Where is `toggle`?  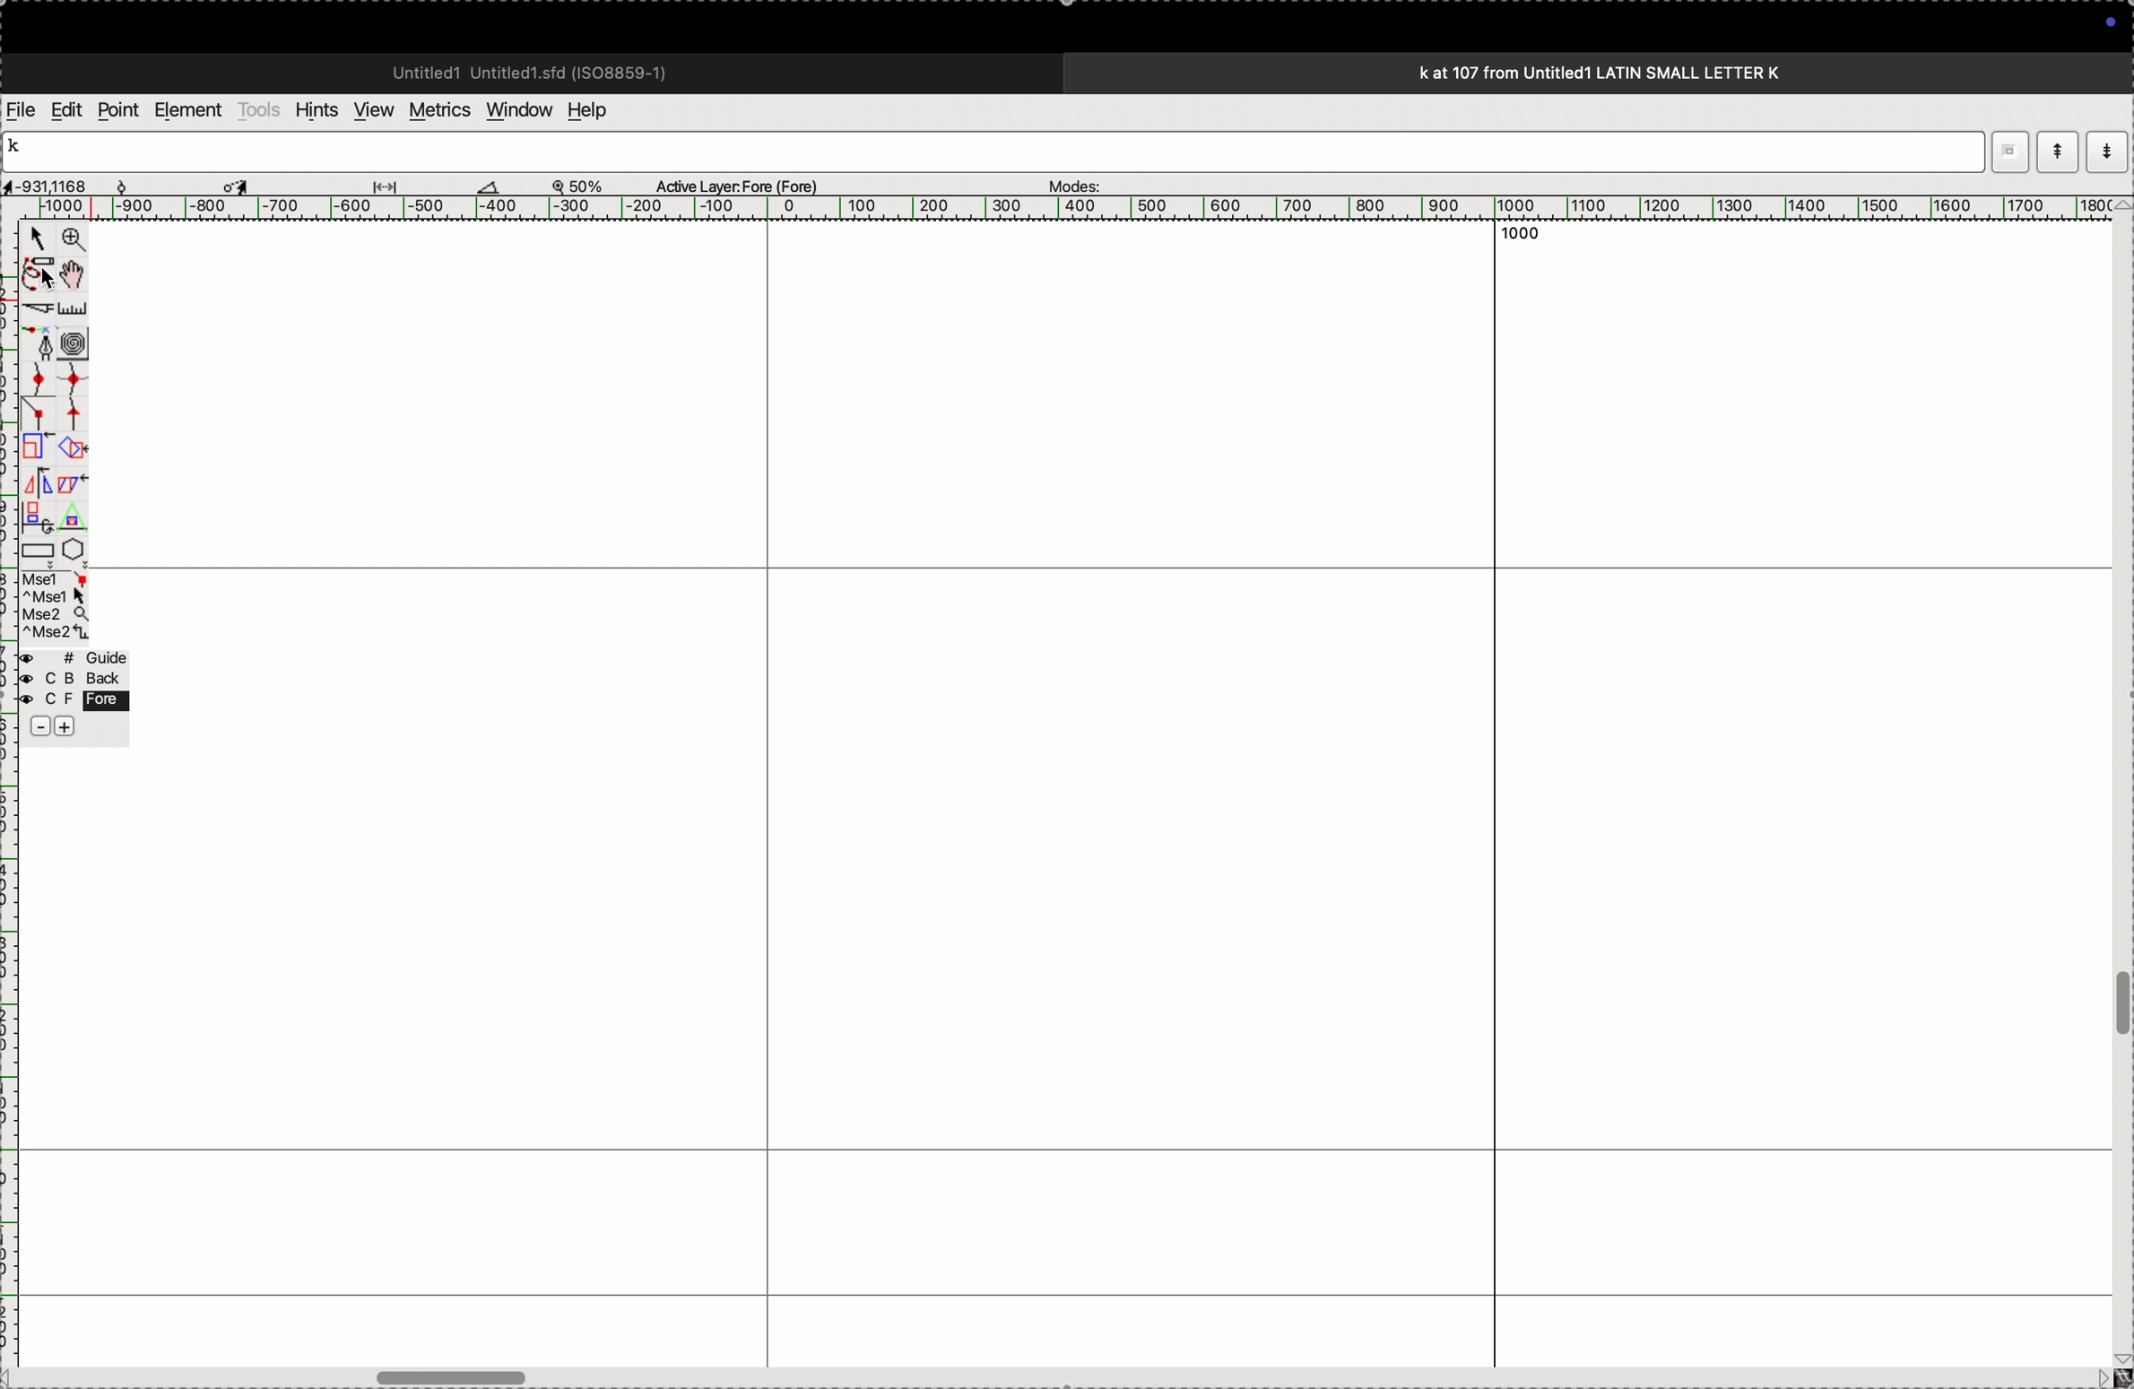 toggle is located at coordinates (458, 1374).